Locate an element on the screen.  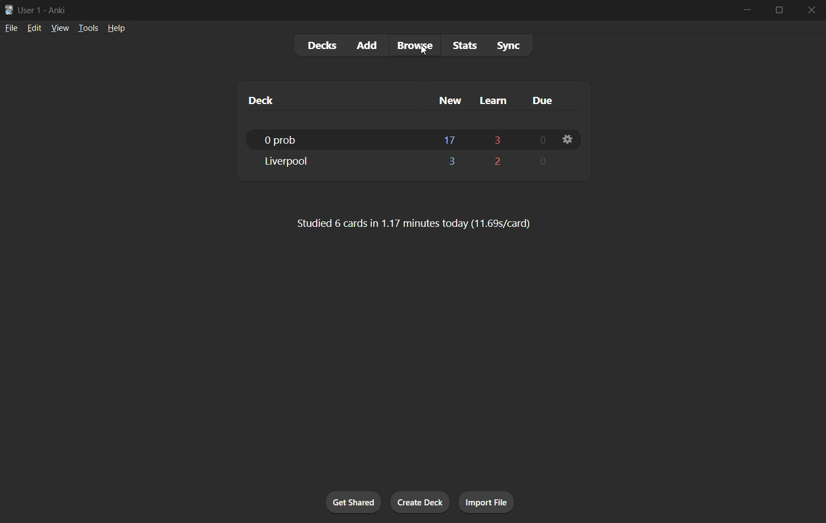
edit is located at coordinates (35, 28).